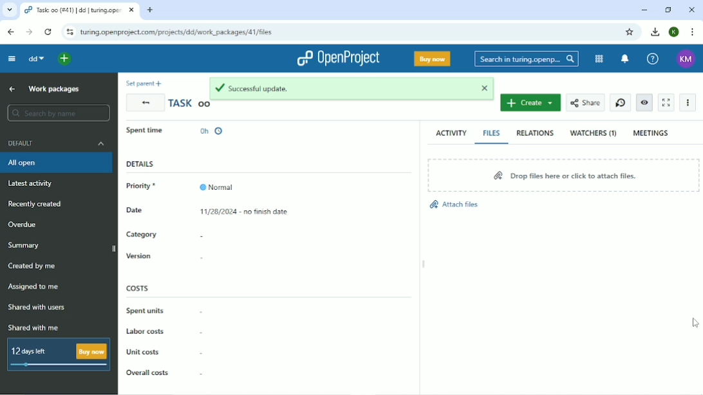 This screenshot has width=703, height=395. Describe the element at coordinates (36, 59) in the screenshot. I see `dd` at that location.